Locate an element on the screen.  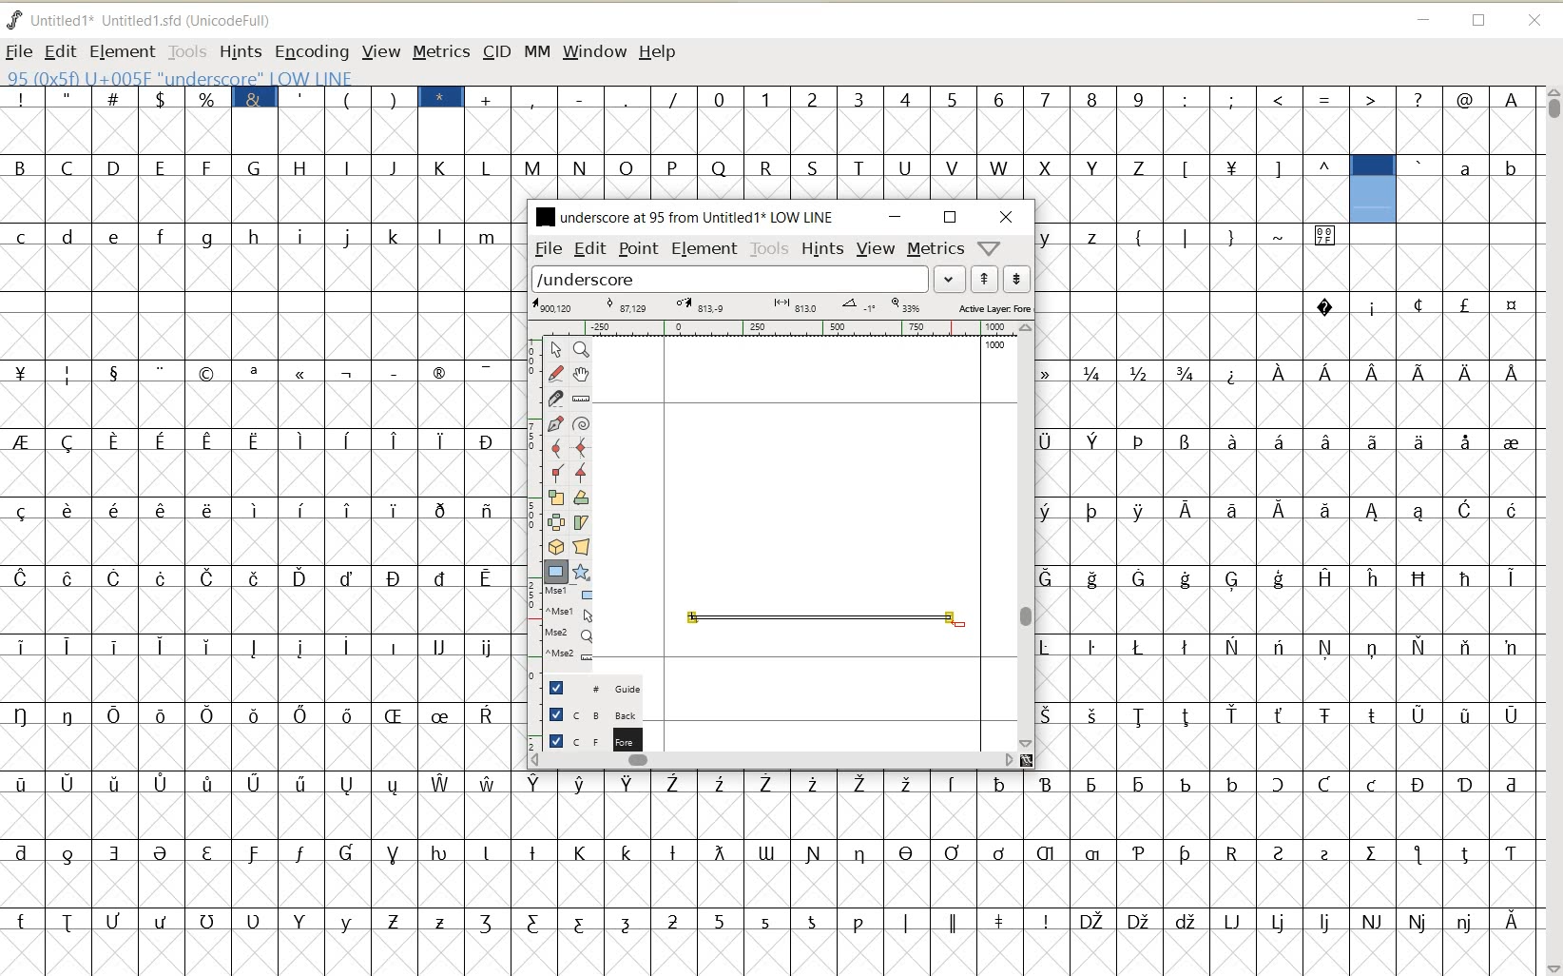
ACTIVE LAYR is located at coordinates (781, 306).